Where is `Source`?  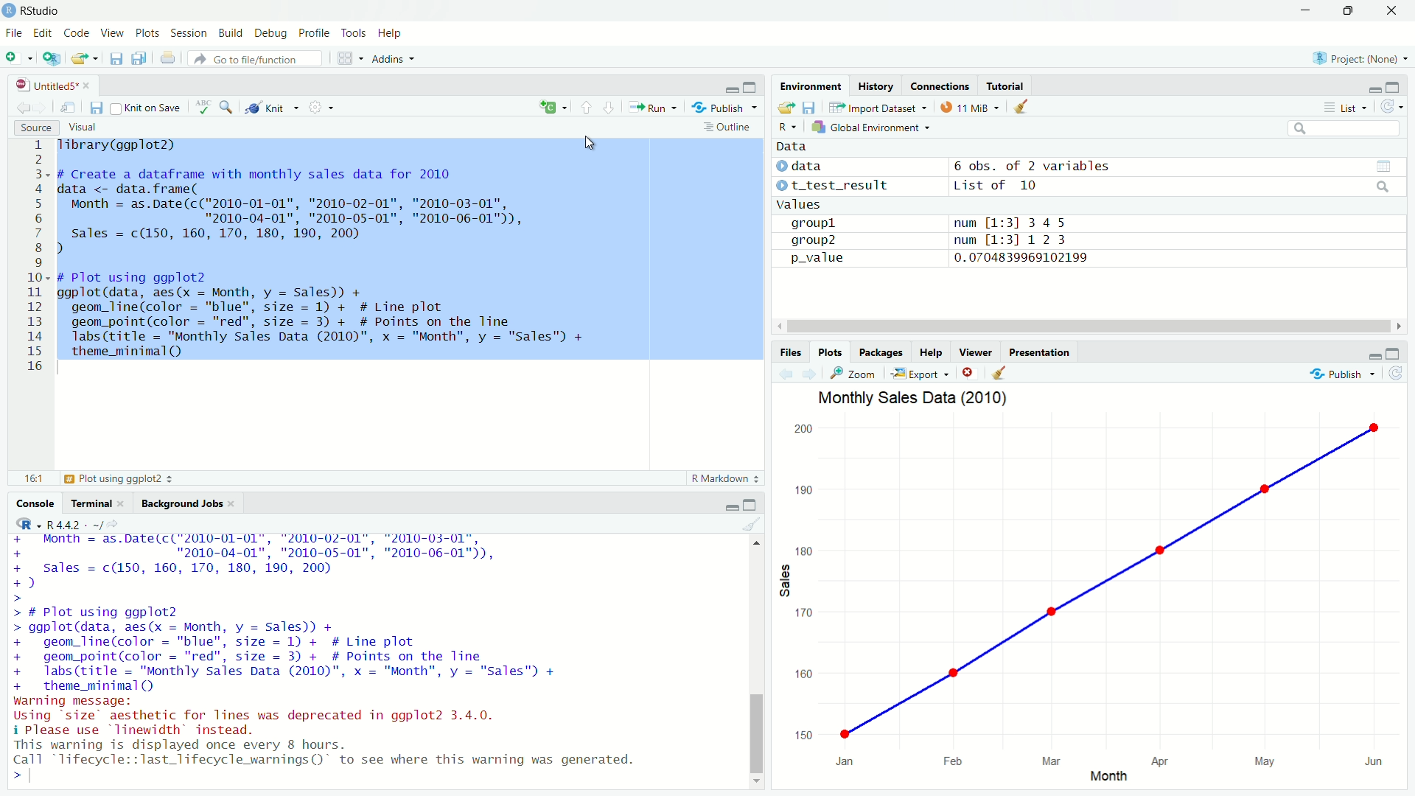
Source is located at coordinates (35, 128).